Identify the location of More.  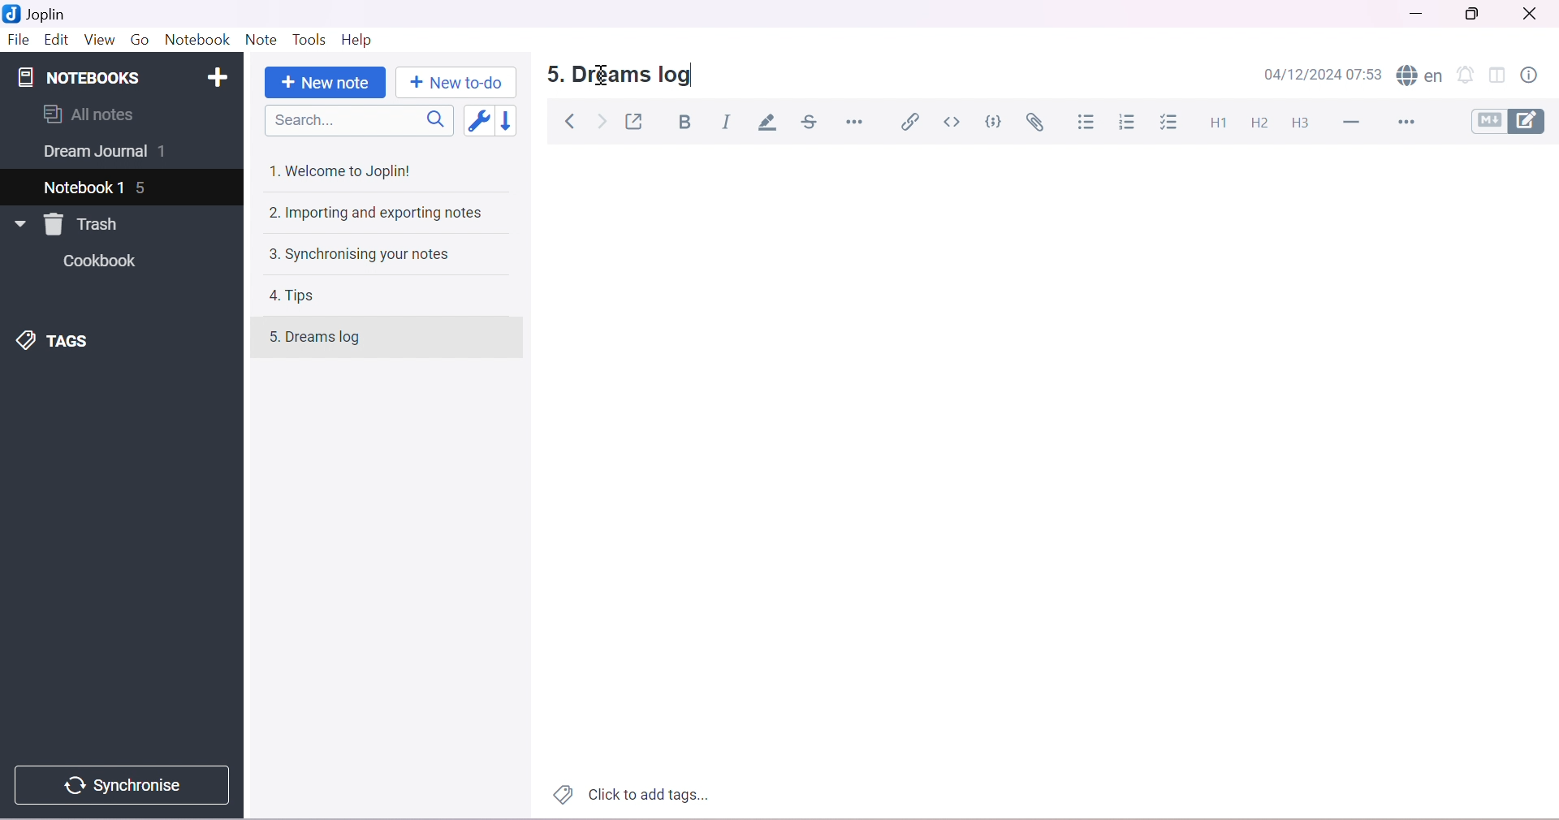
(1410, 123).